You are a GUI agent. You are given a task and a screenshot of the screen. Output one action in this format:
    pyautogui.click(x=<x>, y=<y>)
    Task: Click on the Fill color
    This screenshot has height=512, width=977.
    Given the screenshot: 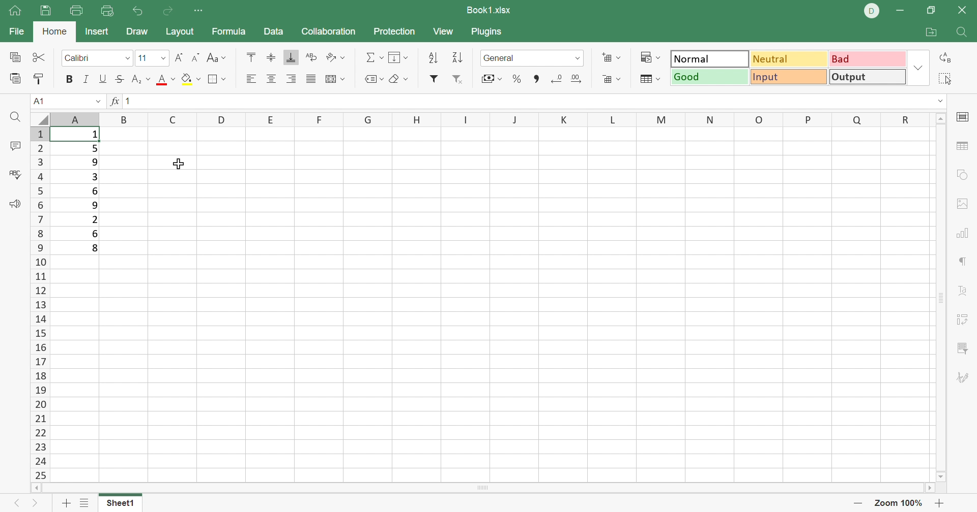 What is the action you would take?
    pyautogui.click(x=191, y=81)
    